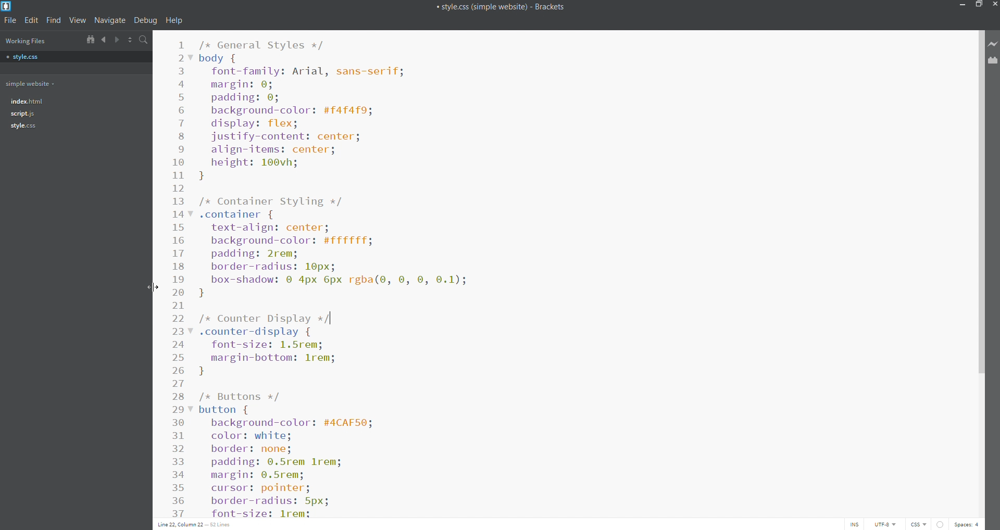 The height and width of the screenshot is (530, 1000). I want to click on file tree - style.css, so click(23, 126).